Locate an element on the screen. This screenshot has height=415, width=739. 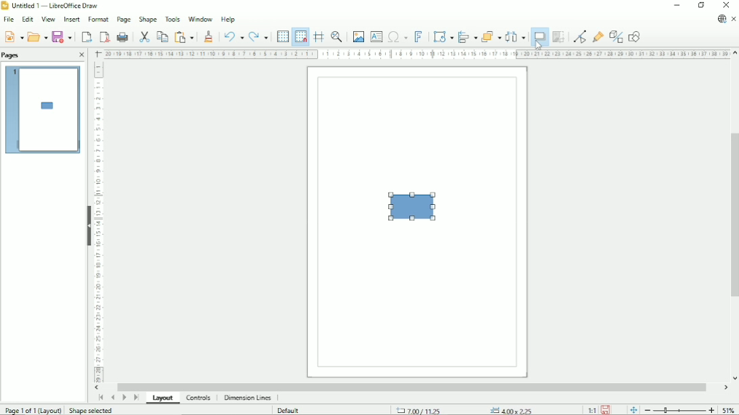
Close is located at coordinates (81, 55).